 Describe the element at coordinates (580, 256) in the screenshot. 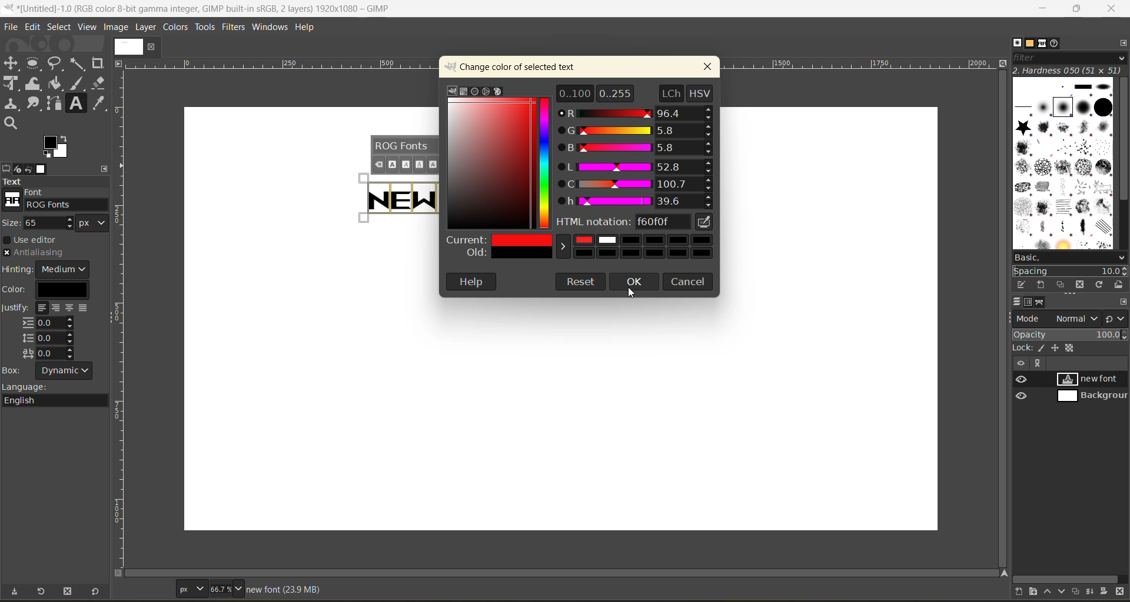

I see `old color schemes` at that location.